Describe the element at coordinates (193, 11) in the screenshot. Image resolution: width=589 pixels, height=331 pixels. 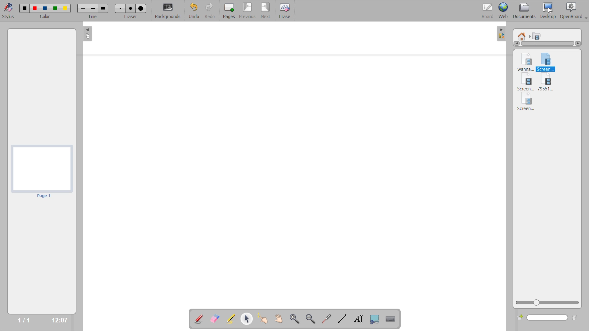
I see `undo` at that location.